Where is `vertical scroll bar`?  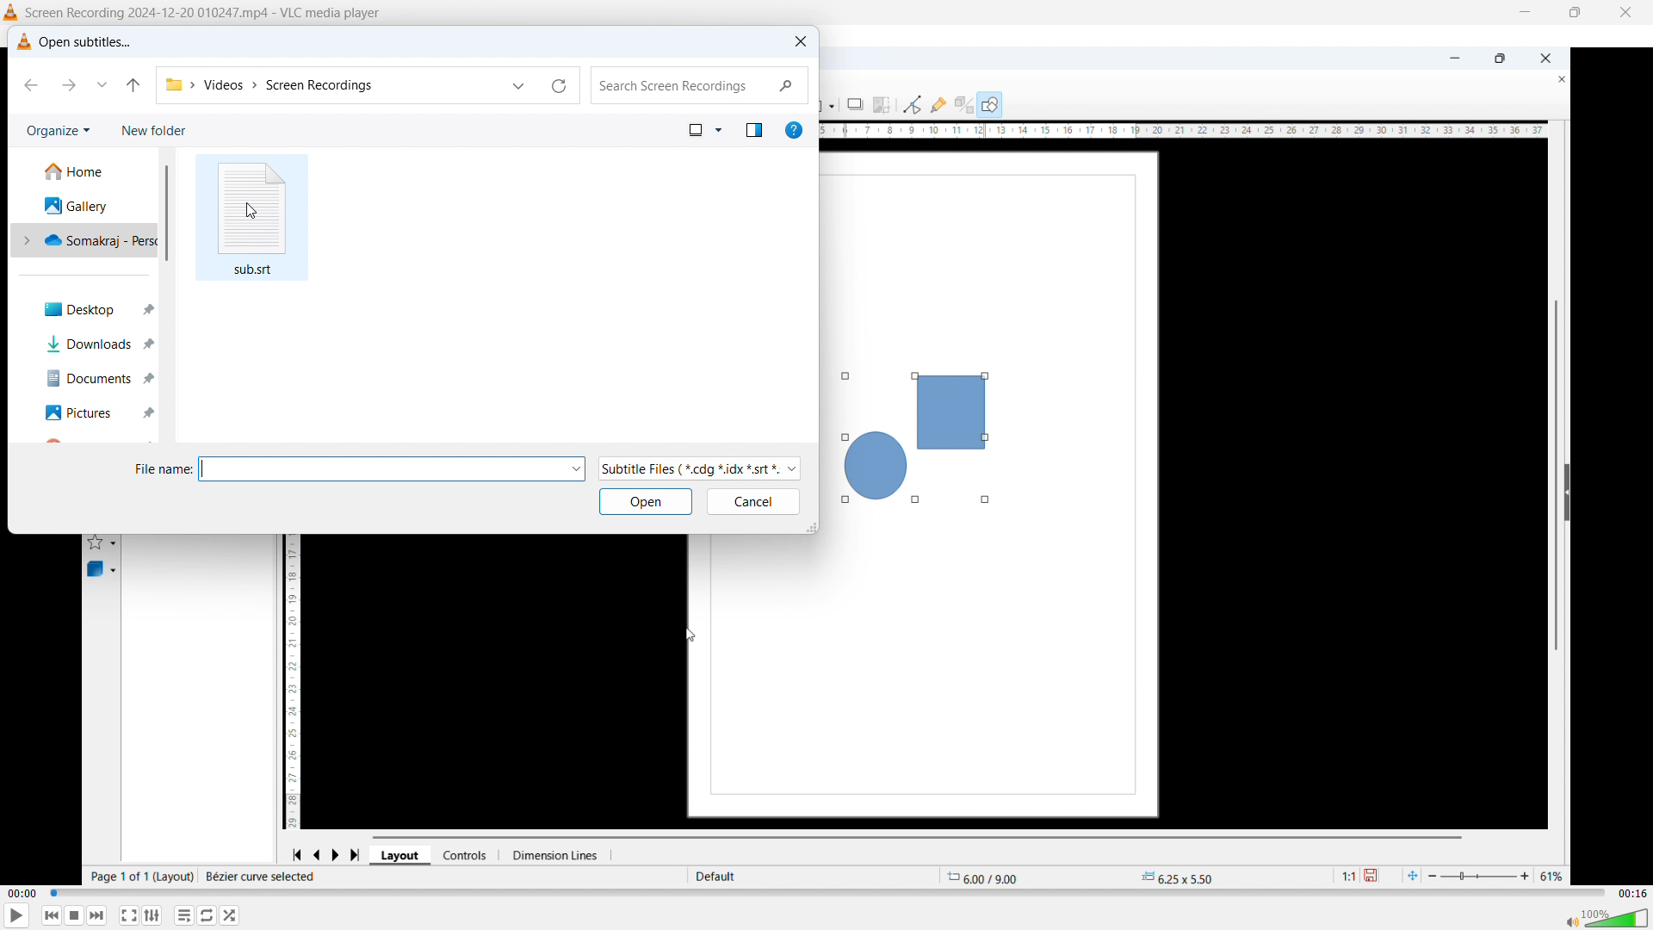 vertical scroll bar is located at coordinates (1554, 465).